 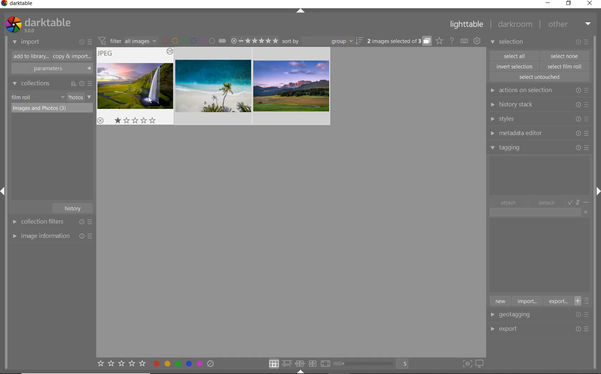 I want to click on filter images based on their module order, so click(x=126, y=40).